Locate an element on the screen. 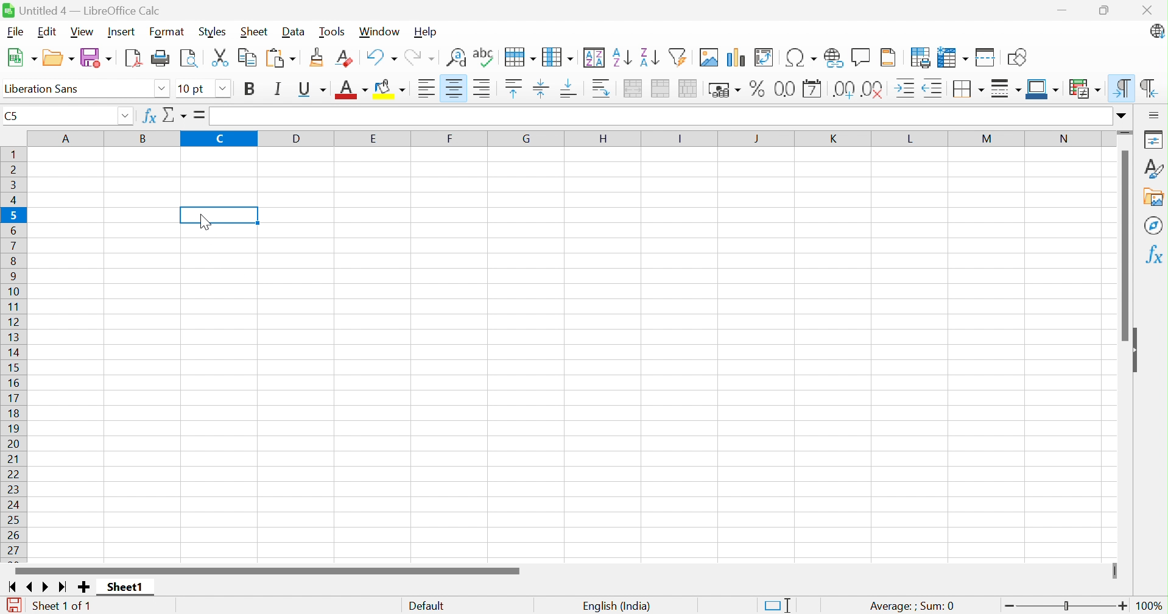 The height and width of the screenshot is (614, 1168). Default is located at coordinates (428, 604).